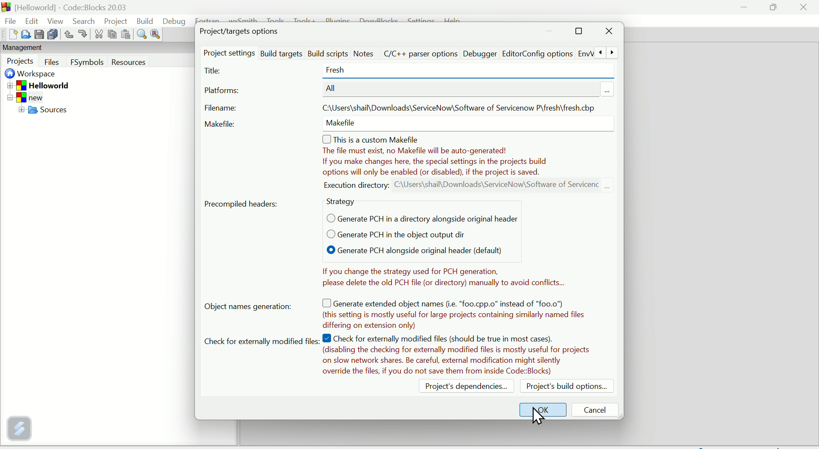 This screenshot has width=819, height=449. Describe the element at coordinates (363, 54) in the screenshot. I see `Notes` at that location.